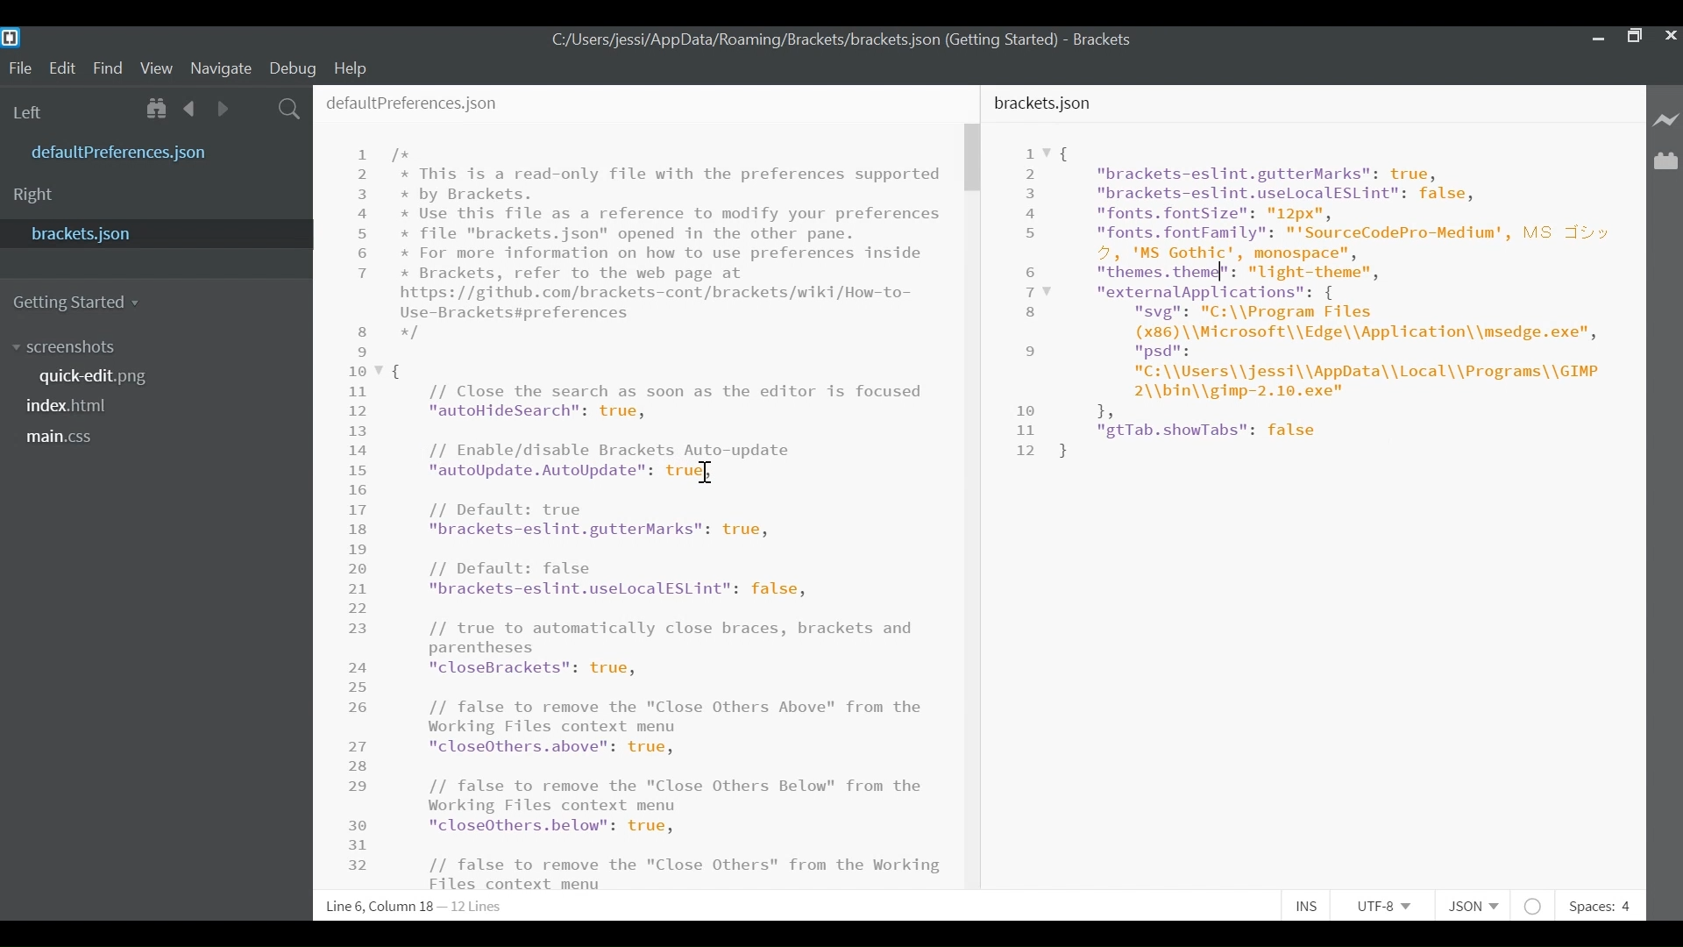  What do you see at coordinates (971, 159) in the screenshot?
I see `Vertical Scroll bar` at bounding box center [971, 159].